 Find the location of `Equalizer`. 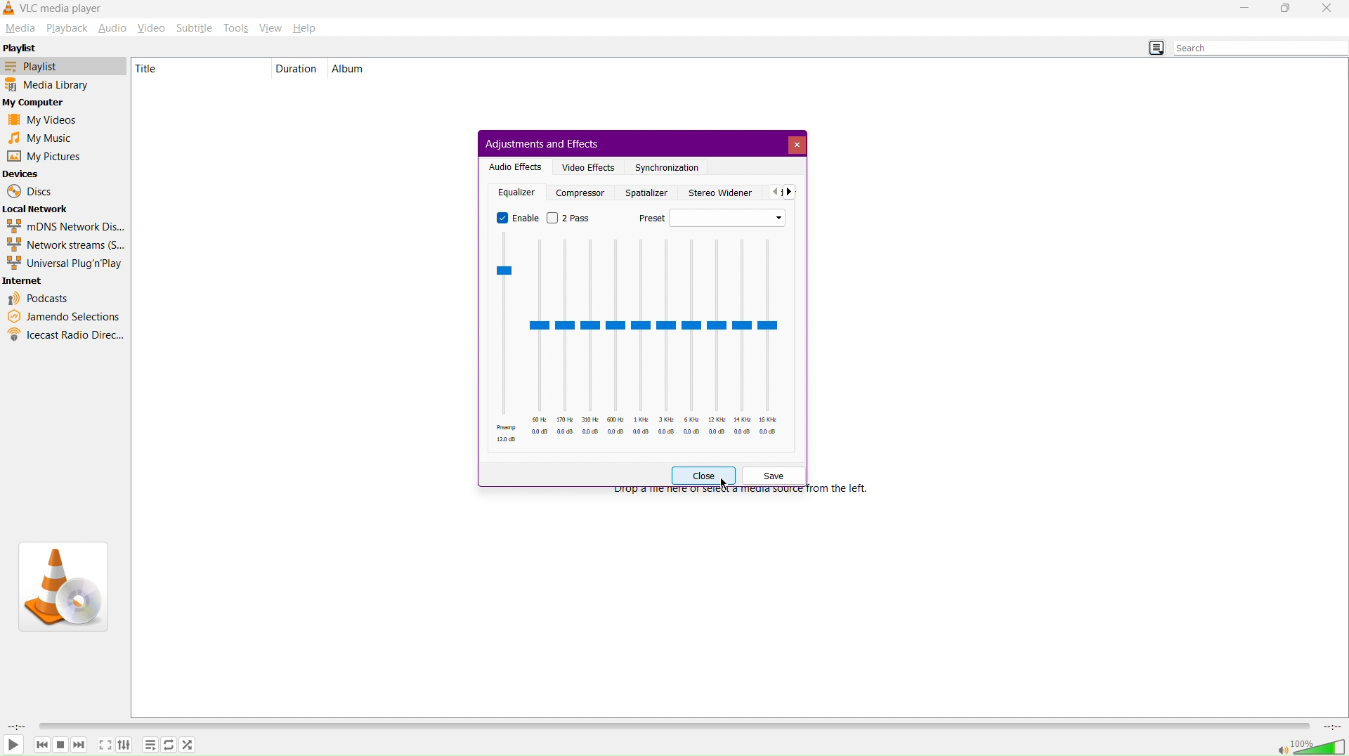

Equalizer is located at coordinates (520, 190).